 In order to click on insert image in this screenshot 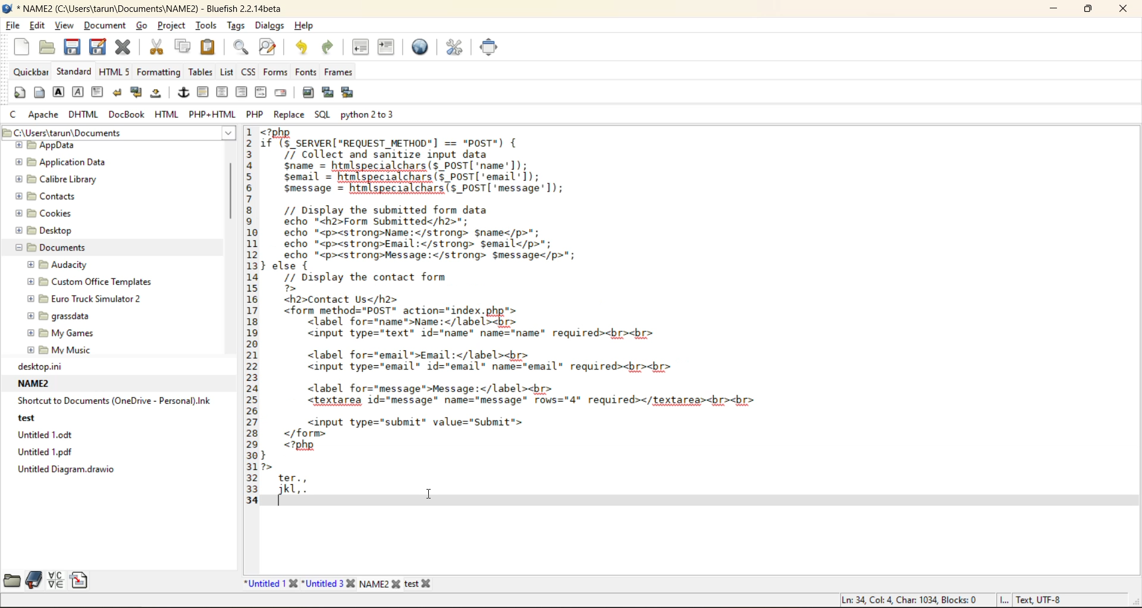, I will do `click(311, 93)`.